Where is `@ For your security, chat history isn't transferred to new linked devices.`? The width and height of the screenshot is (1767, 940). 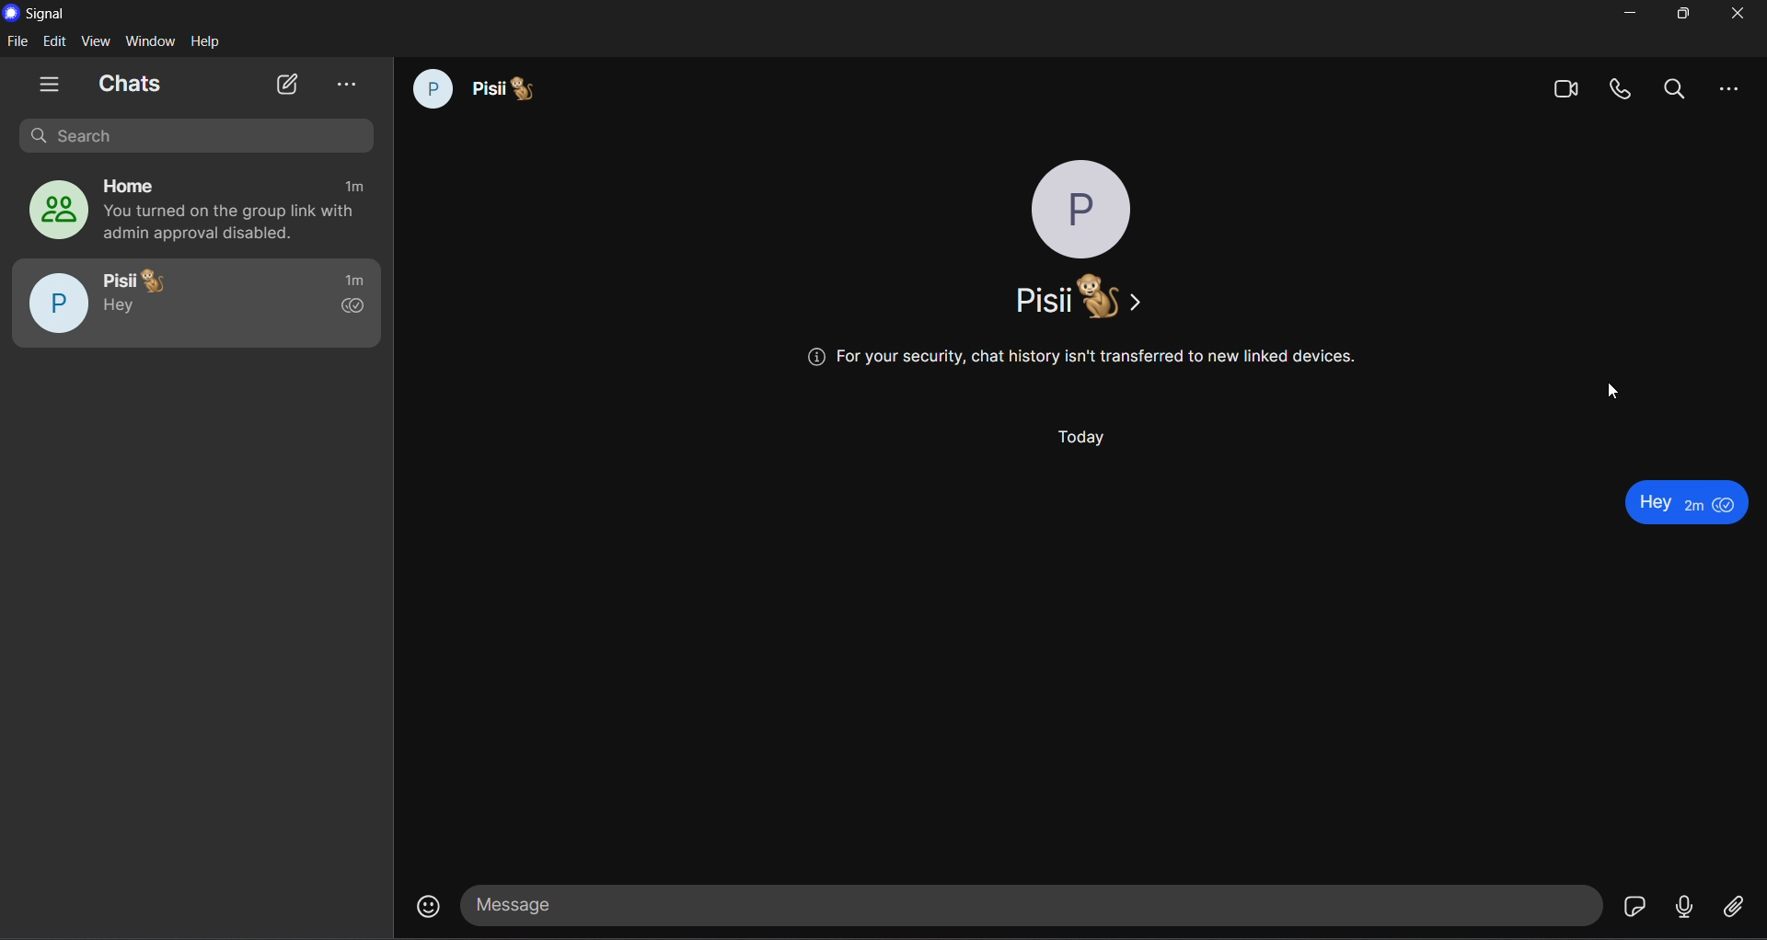
@ For your security, chat history isn't transferred to new linked devices. is located at coordinates (1086, 355).